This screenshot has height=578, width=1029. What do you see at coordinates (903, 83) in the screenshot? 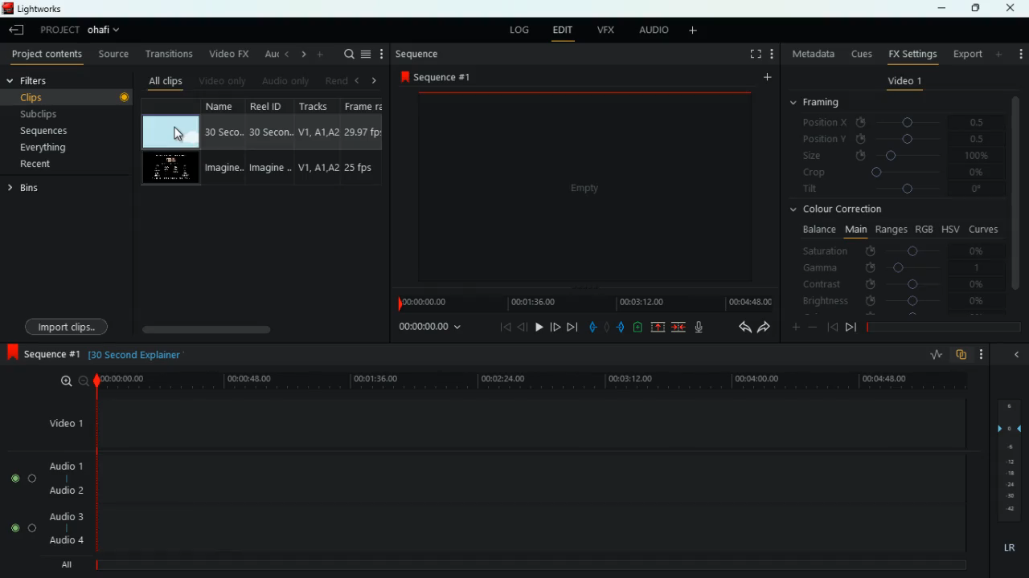
I see `video 1` at bounding box center [903, 83].